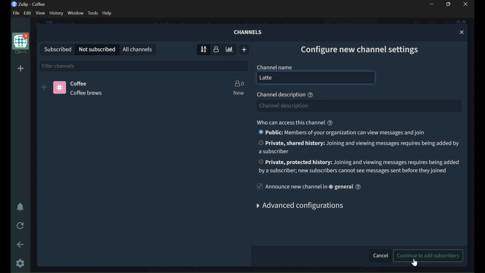 This screenshot has height=273, width=485. Describe the element at coordinates (15, 13) in the screenshot. I see `file` at that location.